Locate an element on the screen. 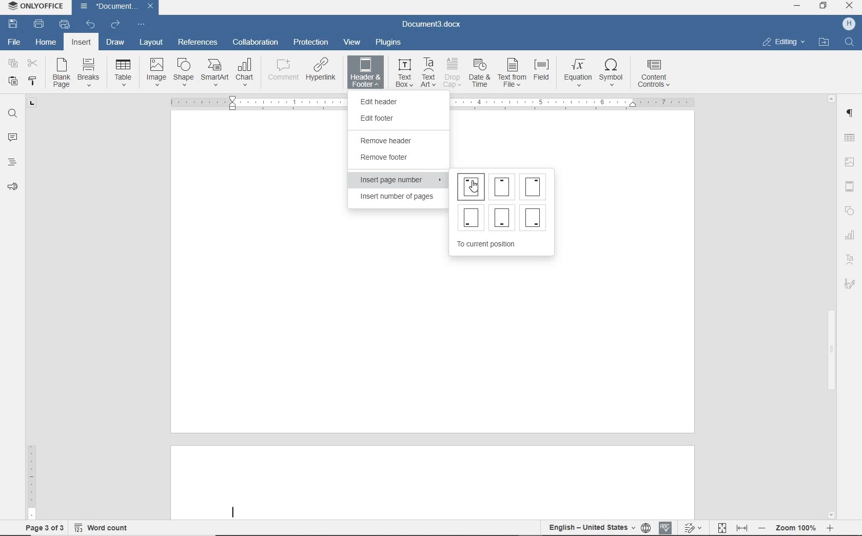 Image resolution: width=862 pixels, height=536 pixels. Track changes is located at coordinates (691, 525).